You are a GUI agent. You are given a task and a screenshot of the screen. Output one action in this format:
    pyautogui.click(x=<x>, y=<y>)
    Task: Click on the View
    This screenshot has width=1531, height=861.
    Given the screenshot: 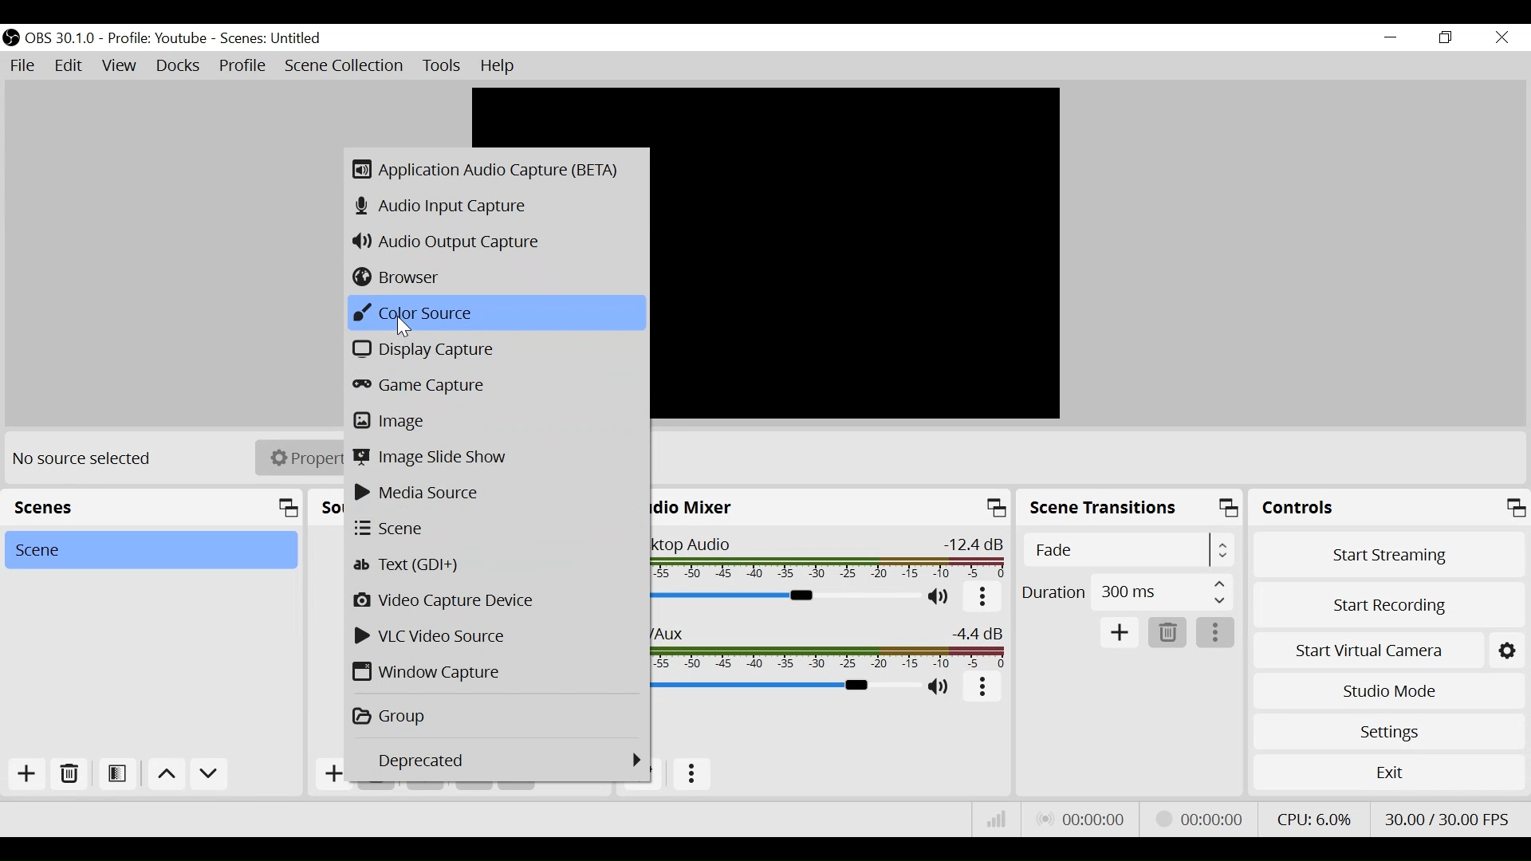 What is the action you would take?
    pyautogui.click(x=118, y=65)
    